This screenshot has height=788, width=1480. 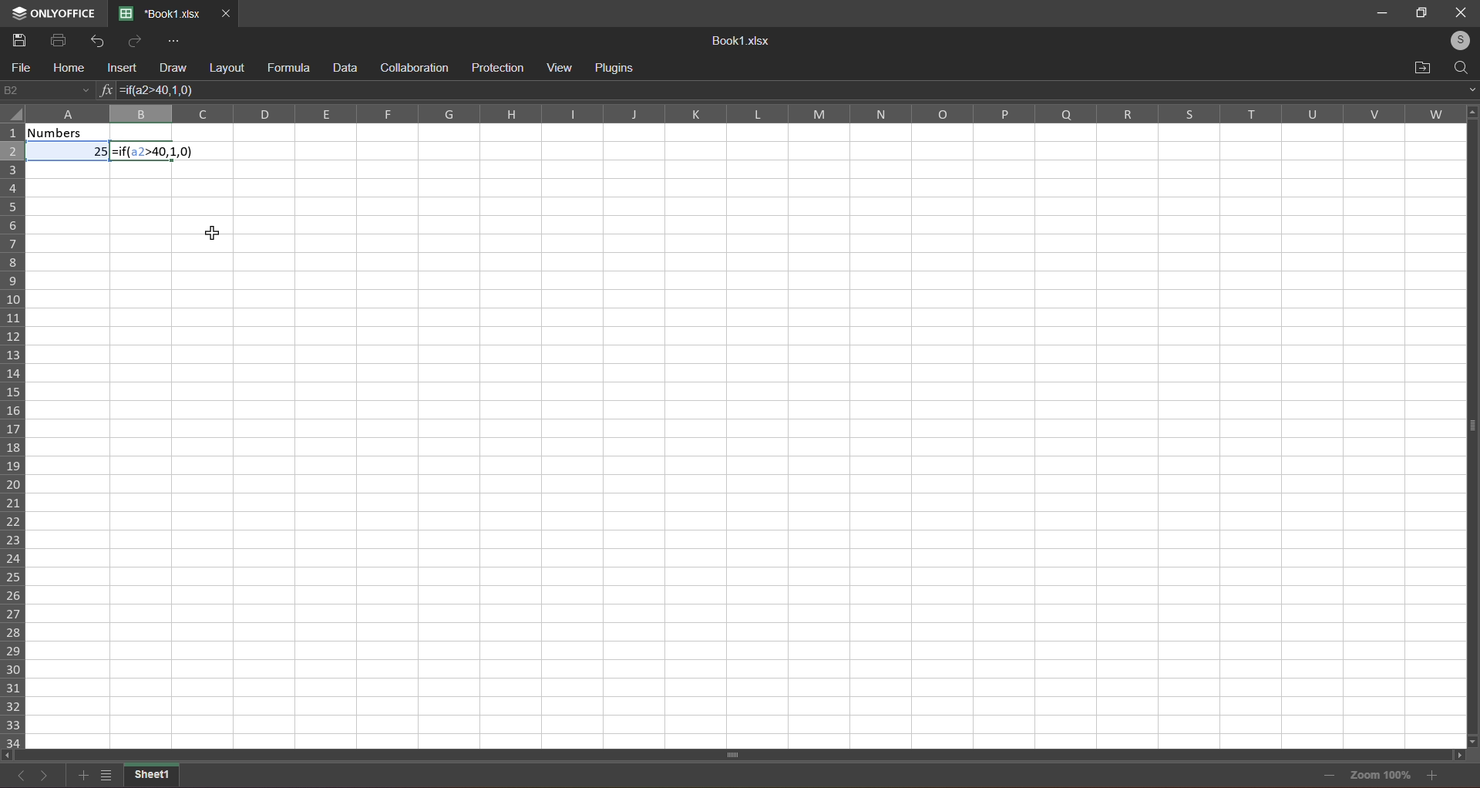 I want to click on Book1.xisx, so click(x=738, y=41).